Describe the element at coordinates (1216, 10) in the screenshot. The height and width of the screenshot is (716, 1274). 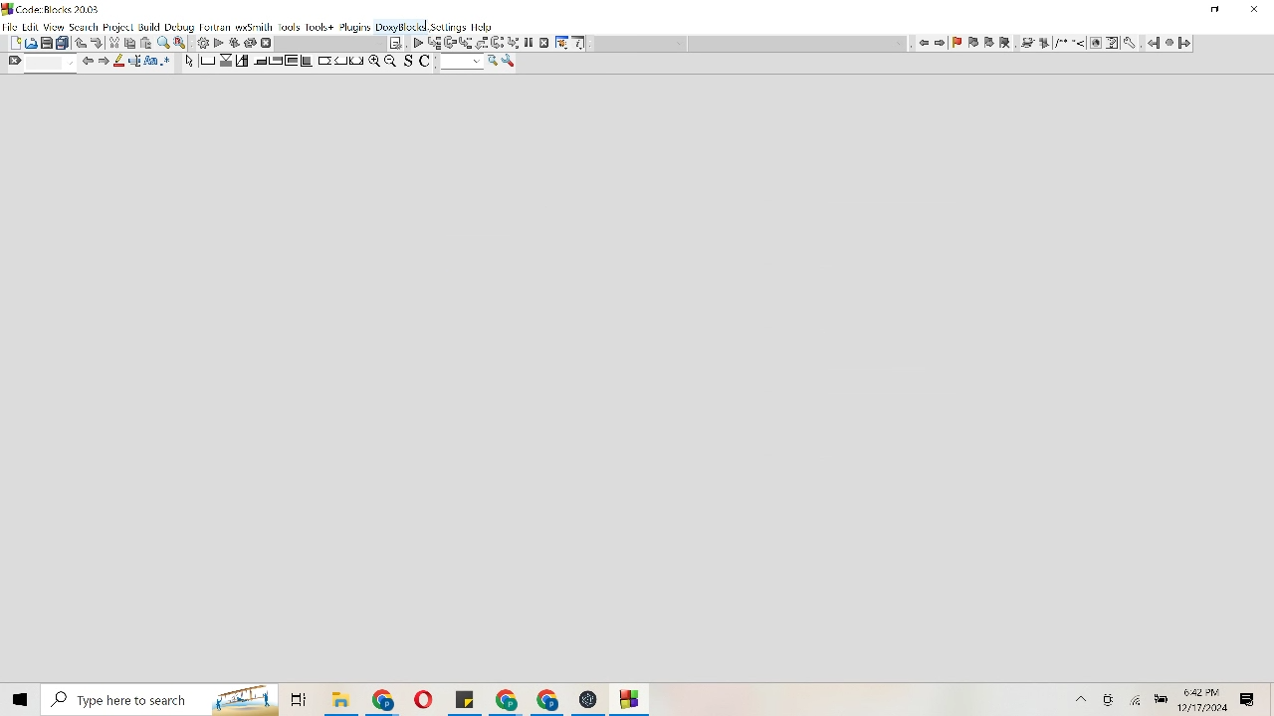
I see `minimize` at that location.